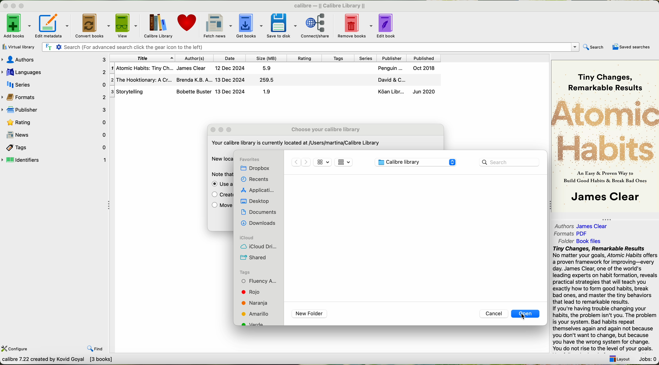 The image size is (659, 365). I want to click on 3| Storytelling Bobette Buster 13 Dec 2024 1.9, so click(199, 92).